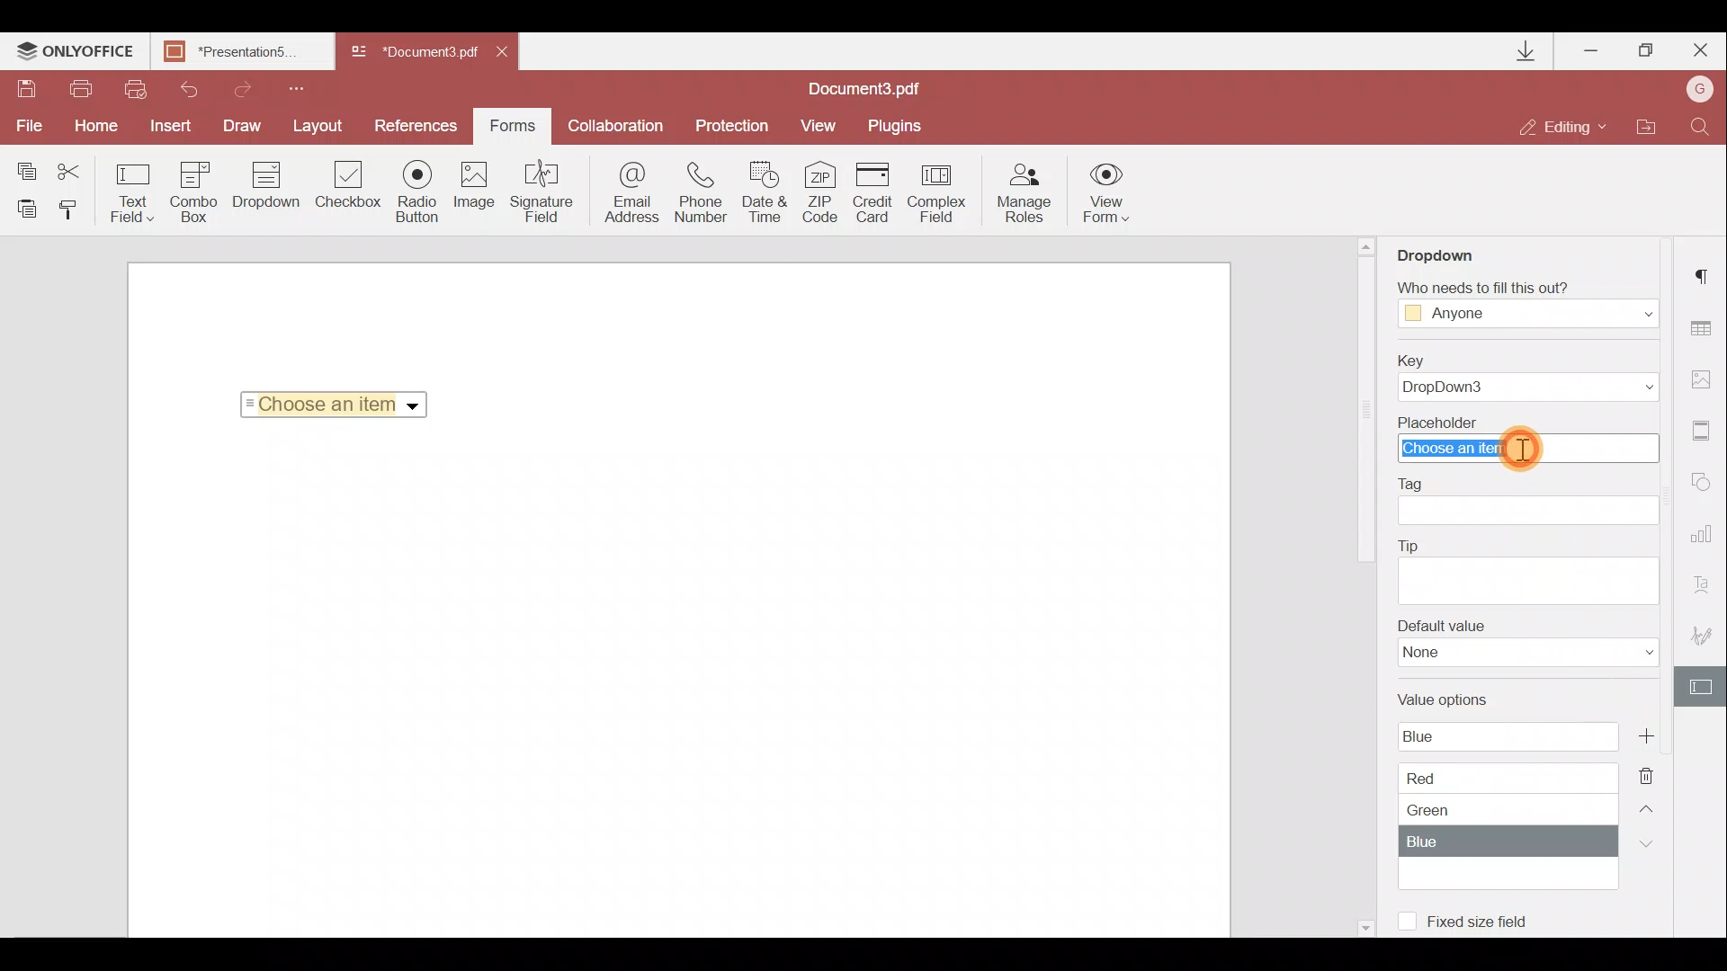 The image size is (1727, 971). Describe the element at coordinates (1564, 129) in the screenshot. I see `Editing mode` at that location.